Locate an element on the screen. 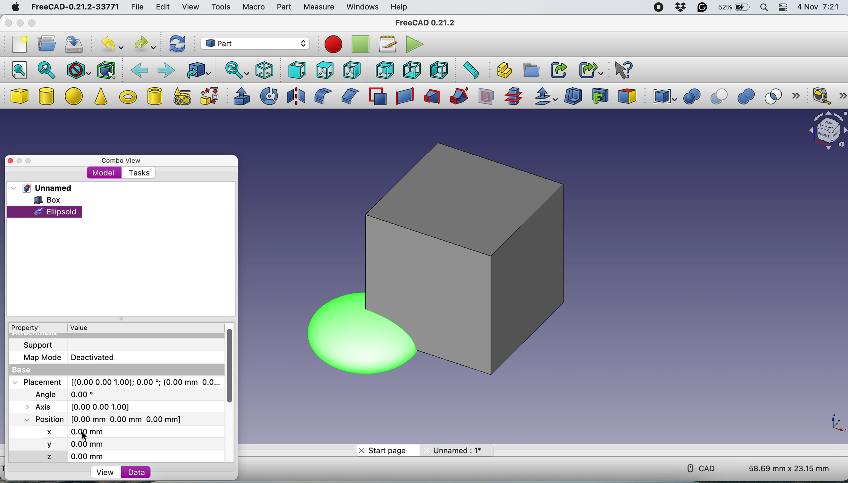  intersection is located at coordinates (777, 96).